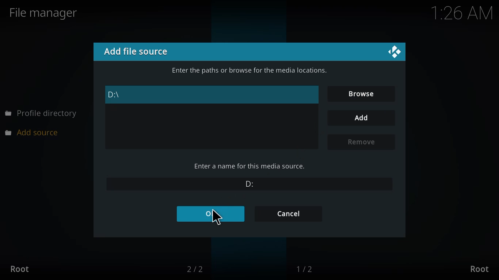 The width and height of the screenshot is (499, 280). What do you see at coordinates (49, 12) in the screenshot?
I see `File manager` at bounding box center [49, 12].